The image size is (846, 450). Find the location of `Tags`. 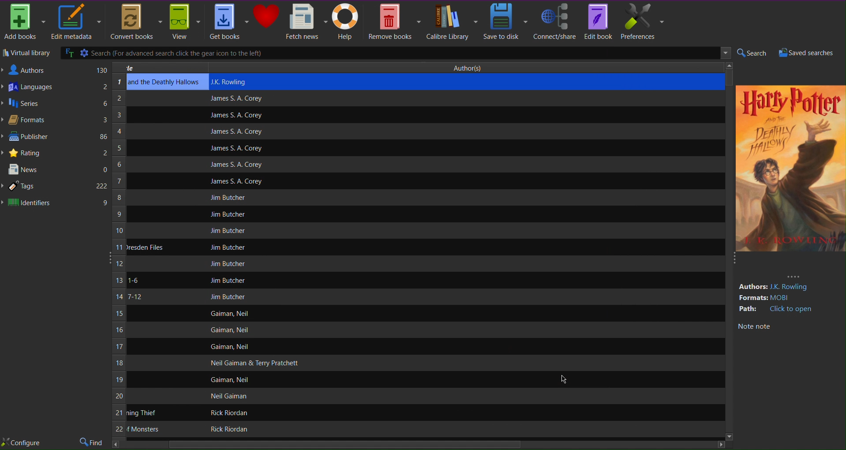

Tags is located at coordinates (56, 187).